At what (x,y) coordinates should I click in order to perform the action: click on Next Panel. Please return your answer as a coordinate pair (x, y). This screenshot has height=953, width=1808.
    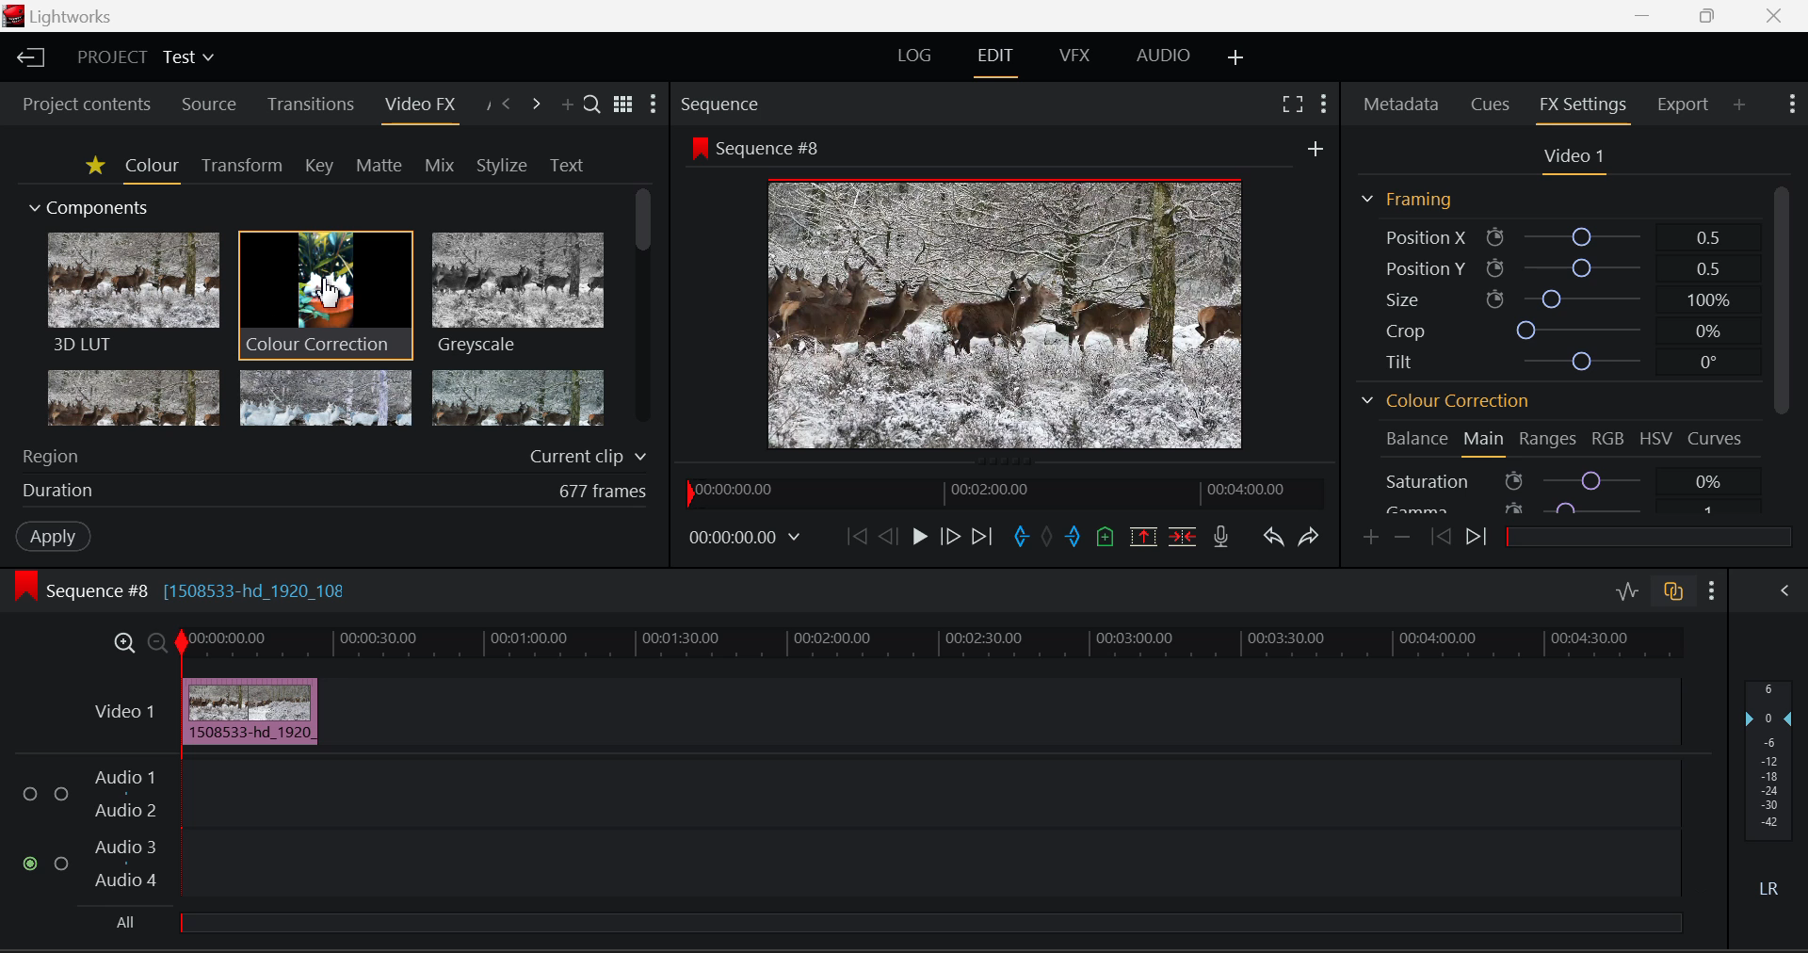
    Looking at the image, I should click on (536, 103).